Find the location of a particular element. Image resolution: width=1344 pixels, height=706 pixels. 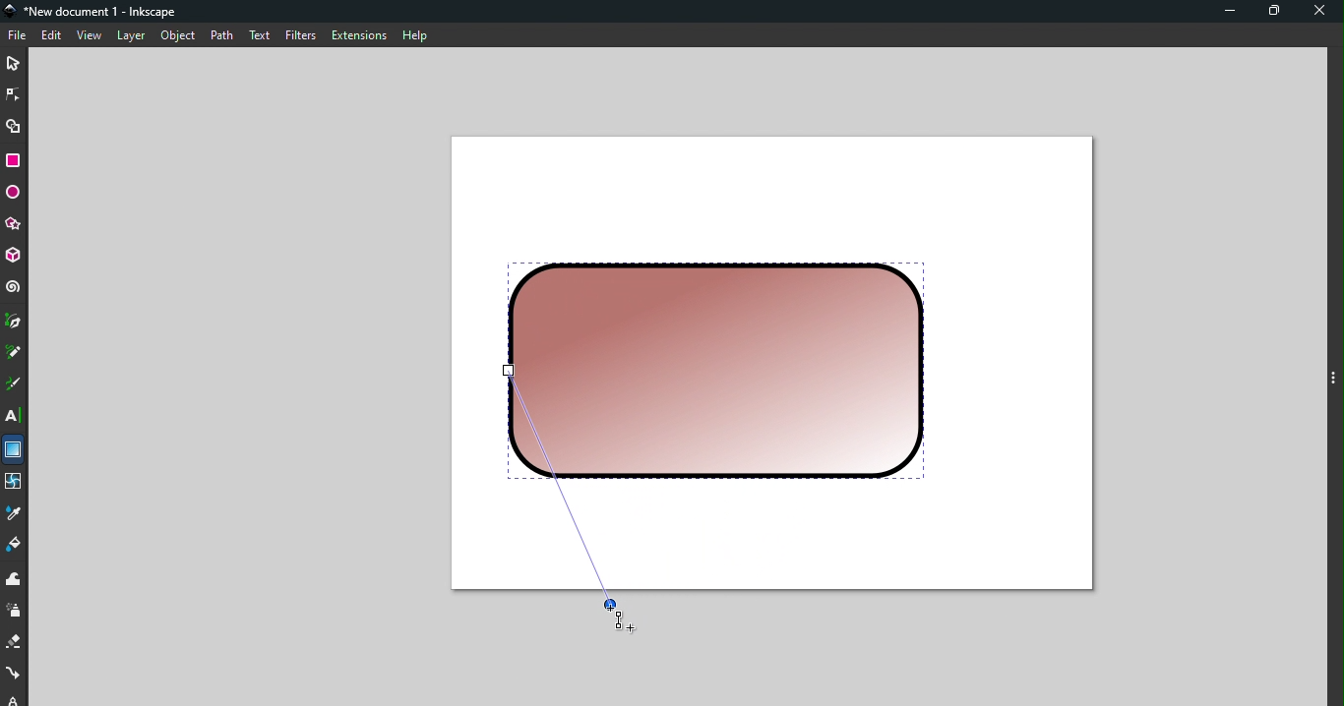

Dropper tool is located at coordinates (15, 514).